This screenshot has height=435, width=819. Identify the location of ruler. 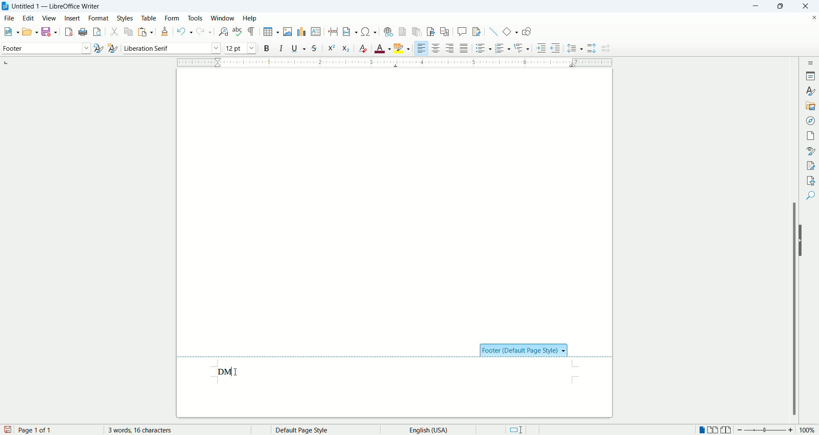
(395, 61).